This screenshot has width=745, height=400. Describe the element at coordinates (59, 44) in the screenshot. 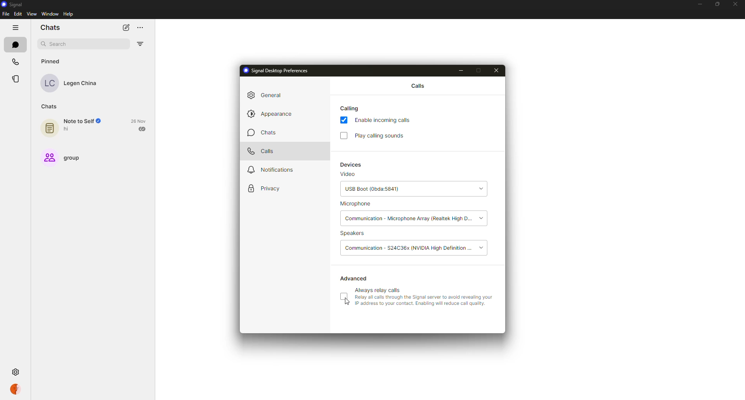

I see `search` at that location.